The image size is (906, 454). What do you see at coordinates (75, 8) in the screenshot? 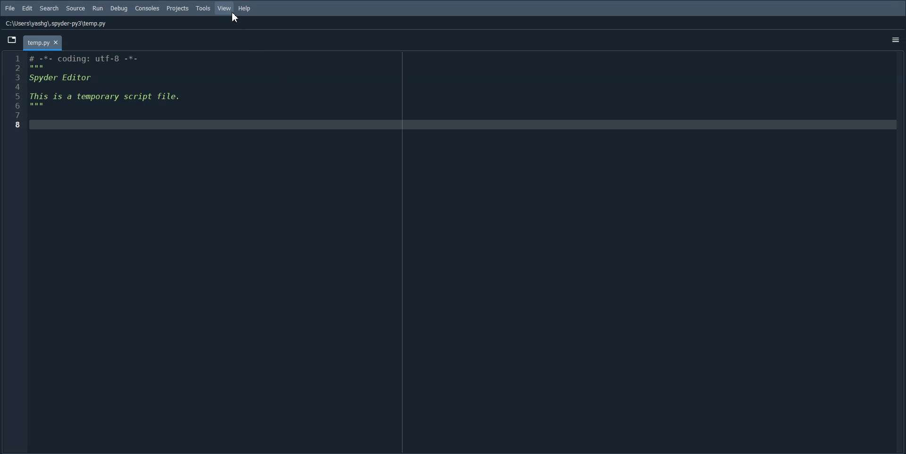
I see `Source` at bounding box center [75, 8].